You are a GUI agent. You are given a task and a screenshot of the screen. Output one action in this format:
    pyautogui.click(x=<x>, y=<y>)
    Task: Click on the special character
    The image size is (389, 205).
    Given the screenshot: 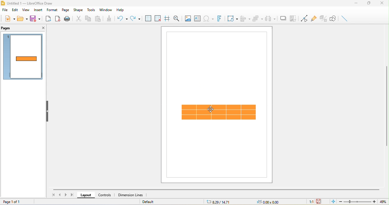 What is the action you would take?
    pyautogui.click(x=208, y=18)
    